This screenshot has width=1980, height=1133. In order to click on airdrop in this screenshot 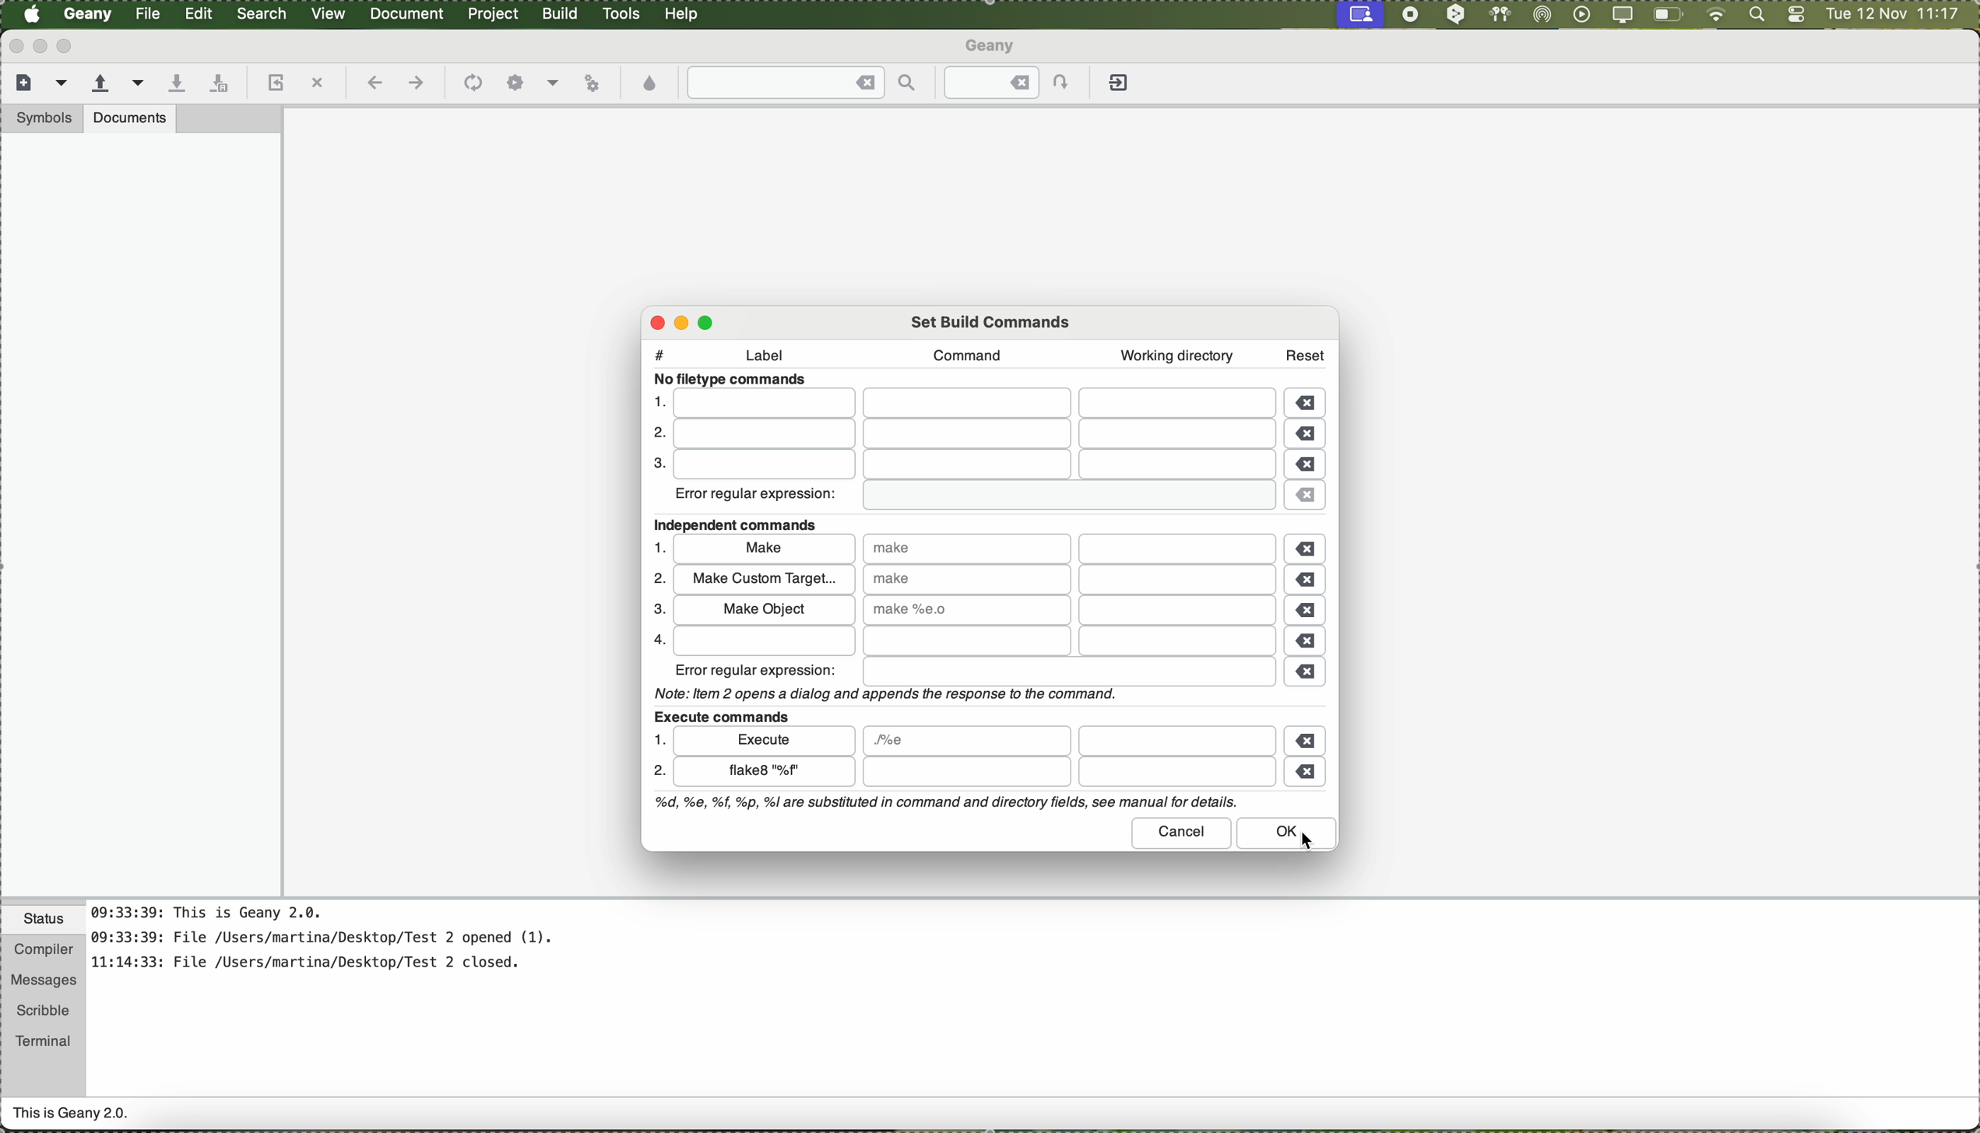, I will do `click(1542, 15)`.